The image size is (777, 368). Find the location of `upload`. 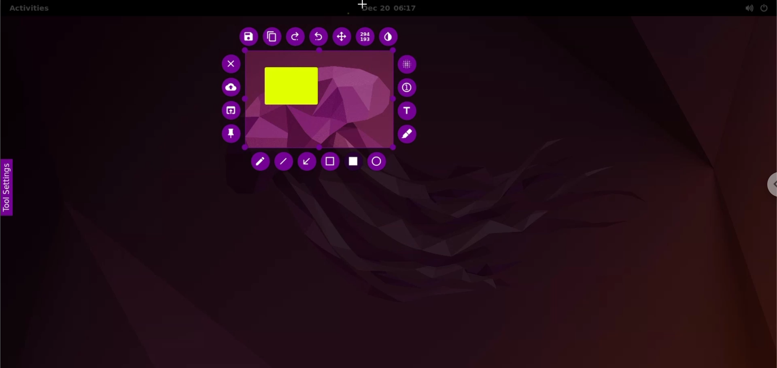

upload is located at coordinates (232, 88).